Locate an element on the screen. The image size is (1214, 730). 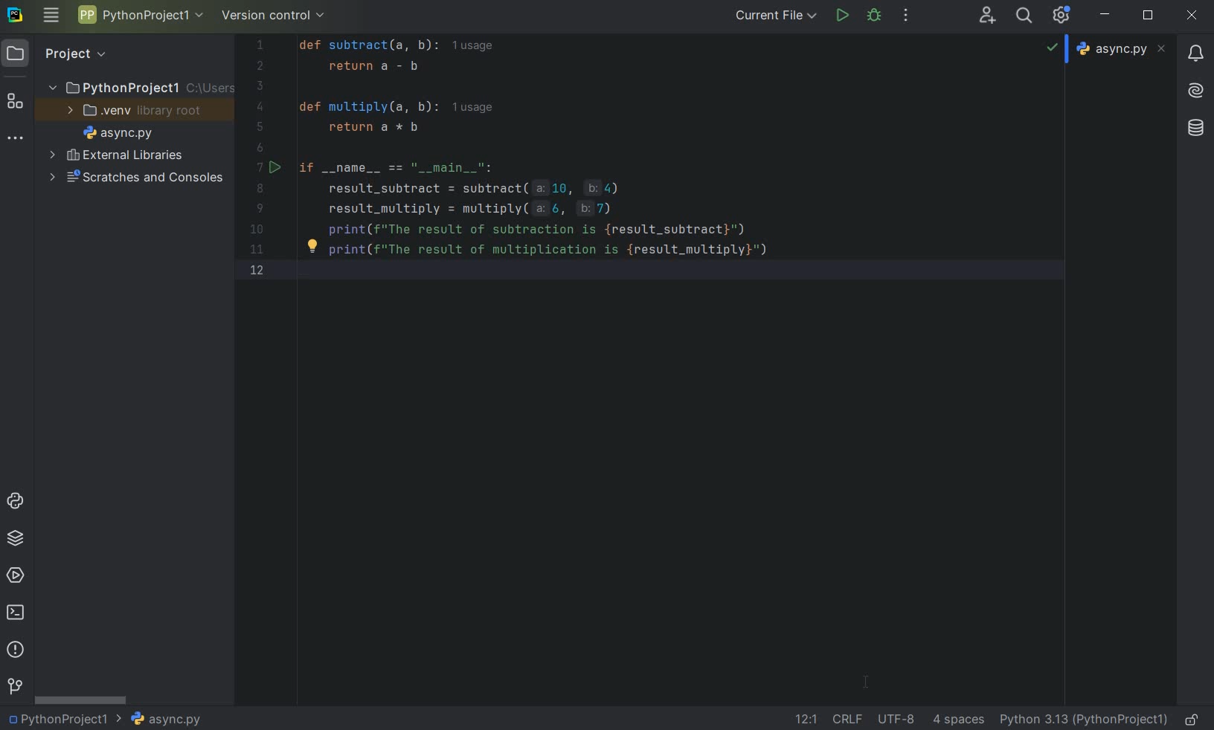
services is located at coordinates (16, 575).